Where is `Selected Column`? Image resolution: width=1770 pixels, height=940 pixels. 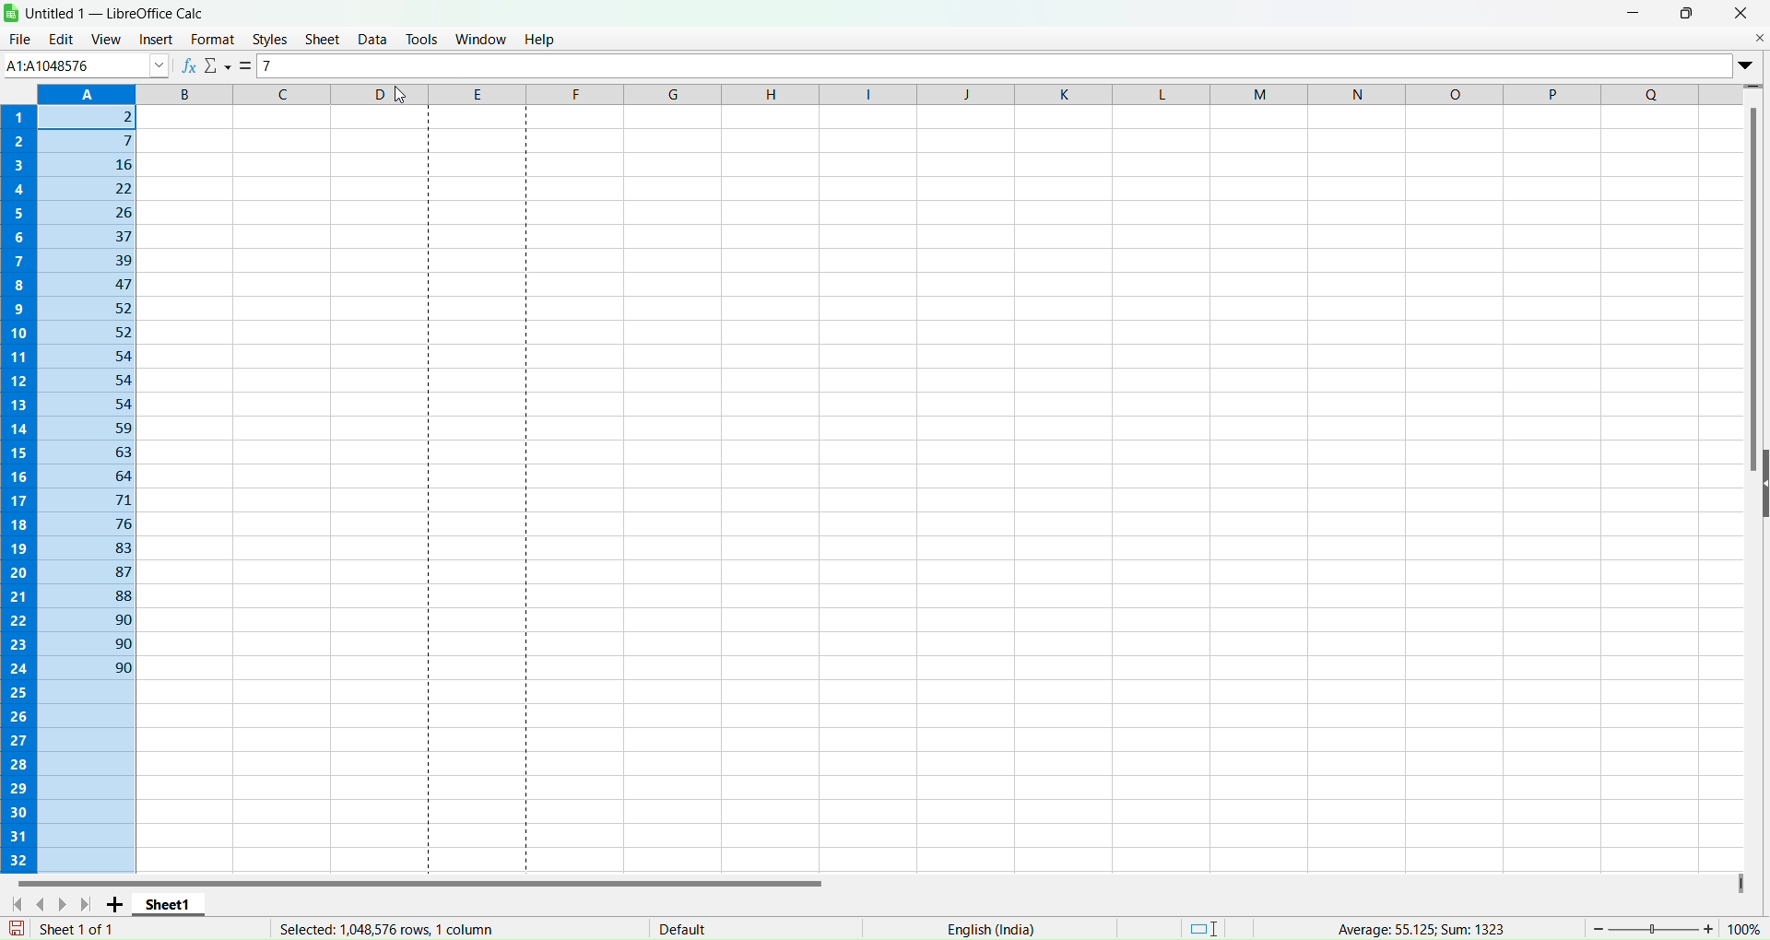 Selected Column is located at coordinates (88, 488).